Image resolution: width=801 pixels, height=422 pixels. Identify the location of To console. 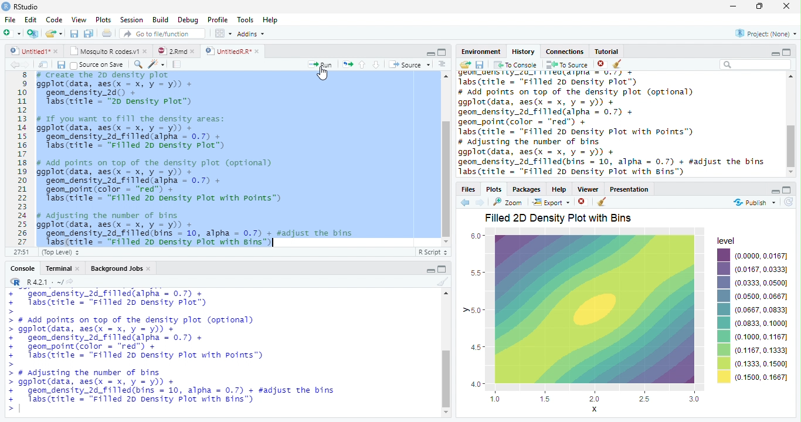
(516, 64).